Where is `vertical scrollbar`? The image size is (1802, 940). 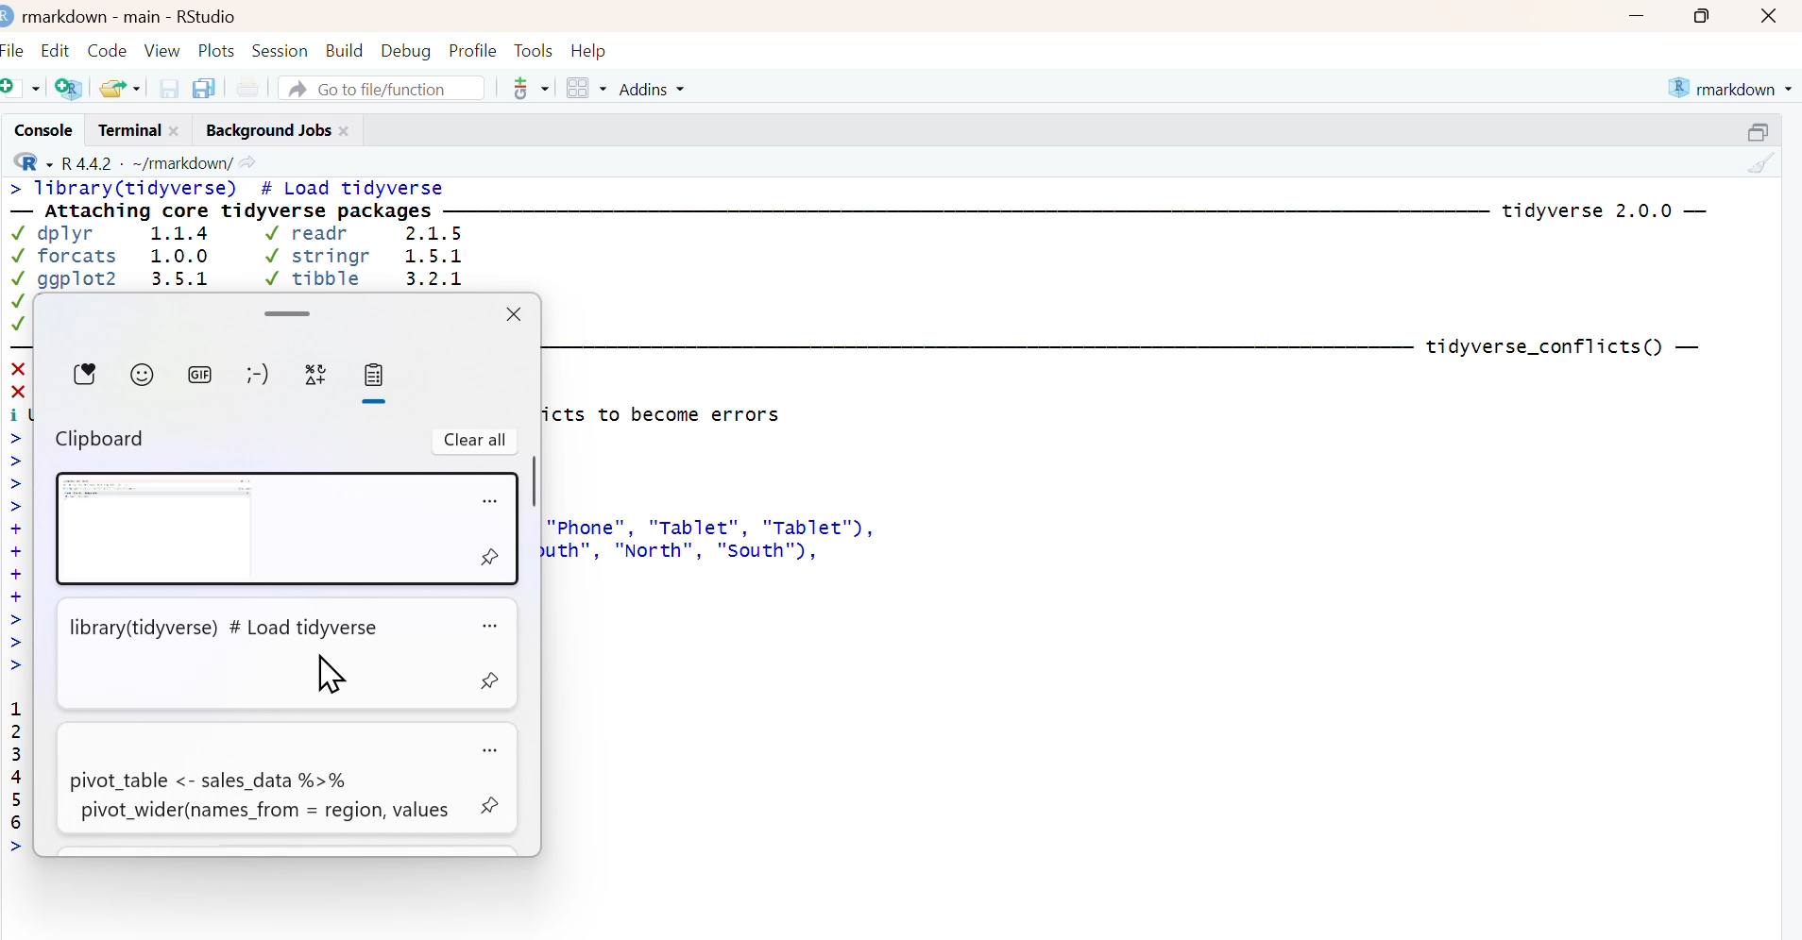 vertical scrollbar is located at coordinates (535, 482).